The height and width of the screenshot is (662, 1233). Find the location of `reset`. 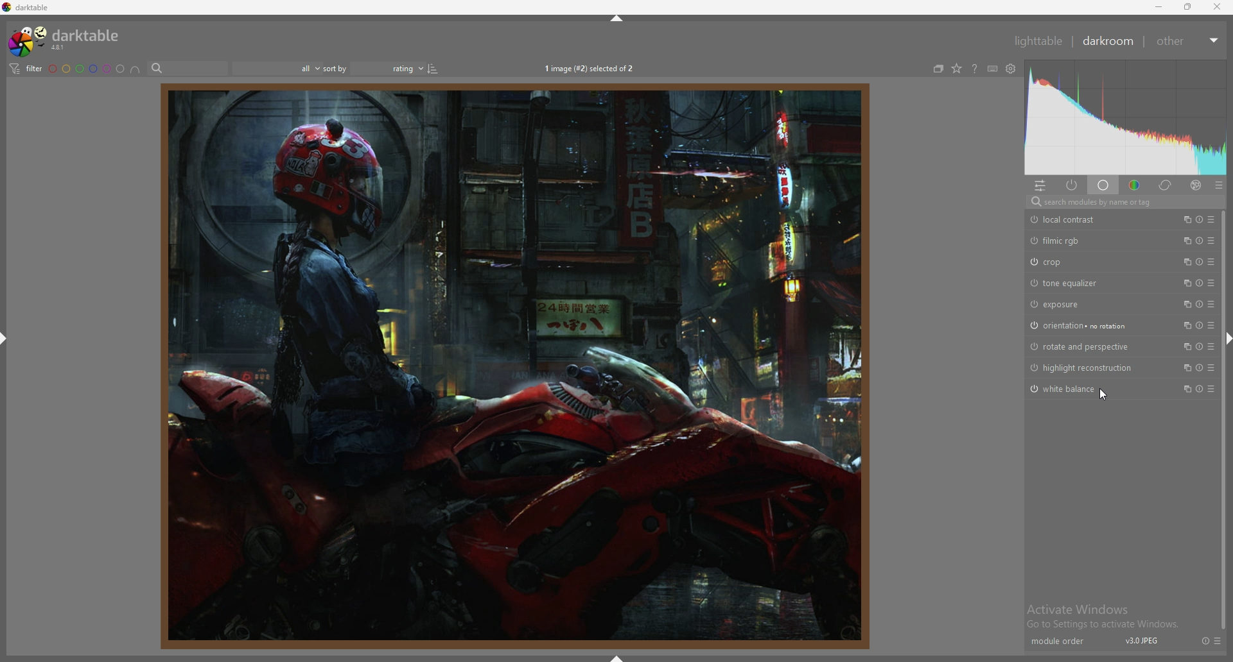

reset is located at coordinates (1198, 219).